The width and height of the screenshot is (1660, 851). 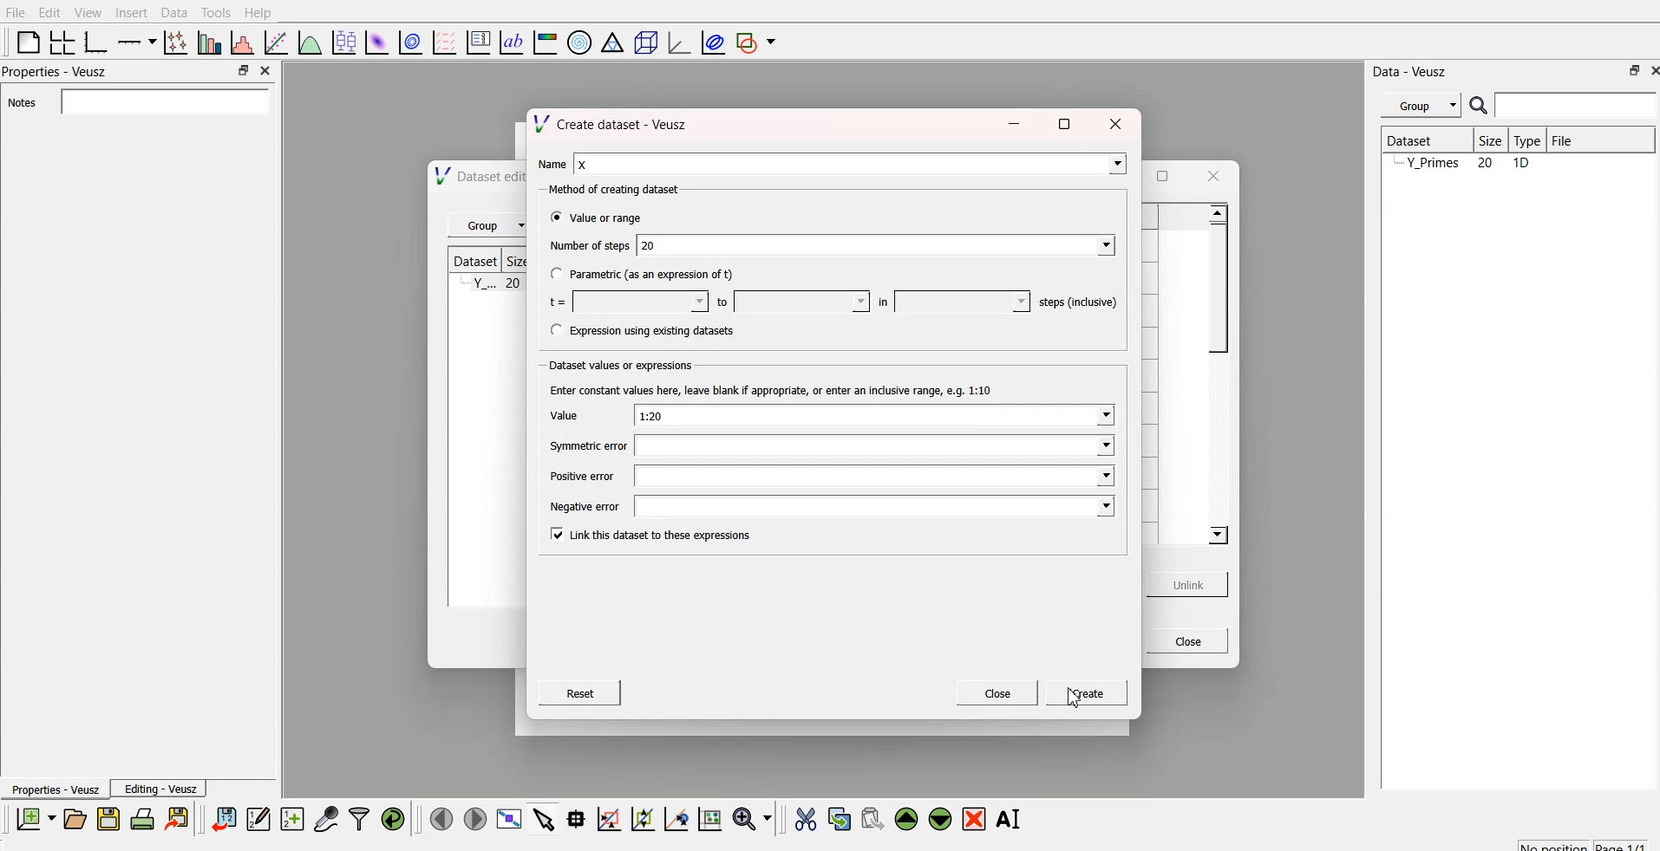 What do you see at coordinates (172, 42) in the screenshot?
I see `plot points` at bounding box center [172, 42].